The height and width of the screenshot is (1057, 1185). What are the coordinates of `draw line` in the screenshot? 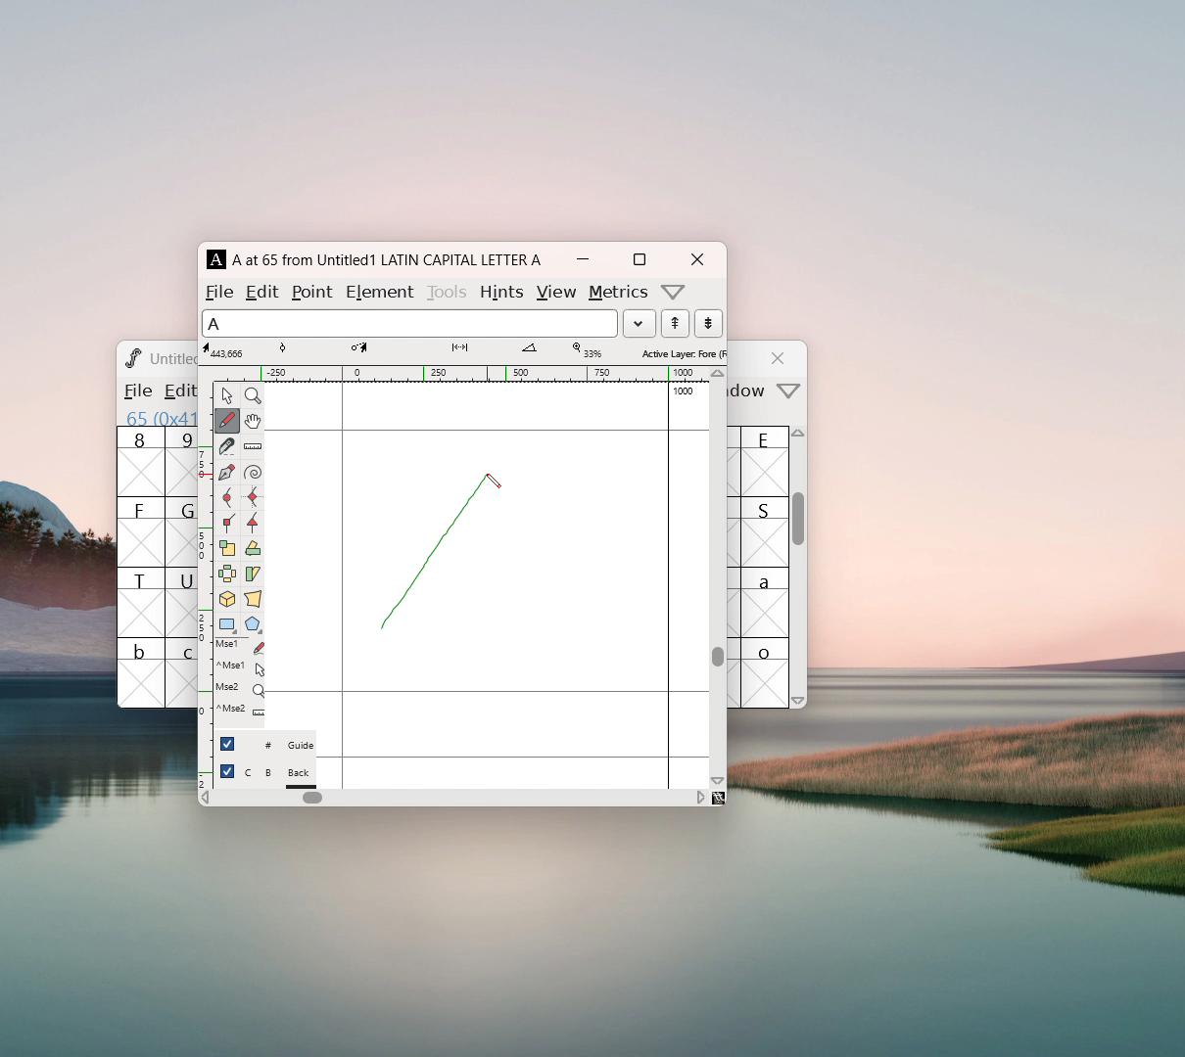 It's located at (444, 553).